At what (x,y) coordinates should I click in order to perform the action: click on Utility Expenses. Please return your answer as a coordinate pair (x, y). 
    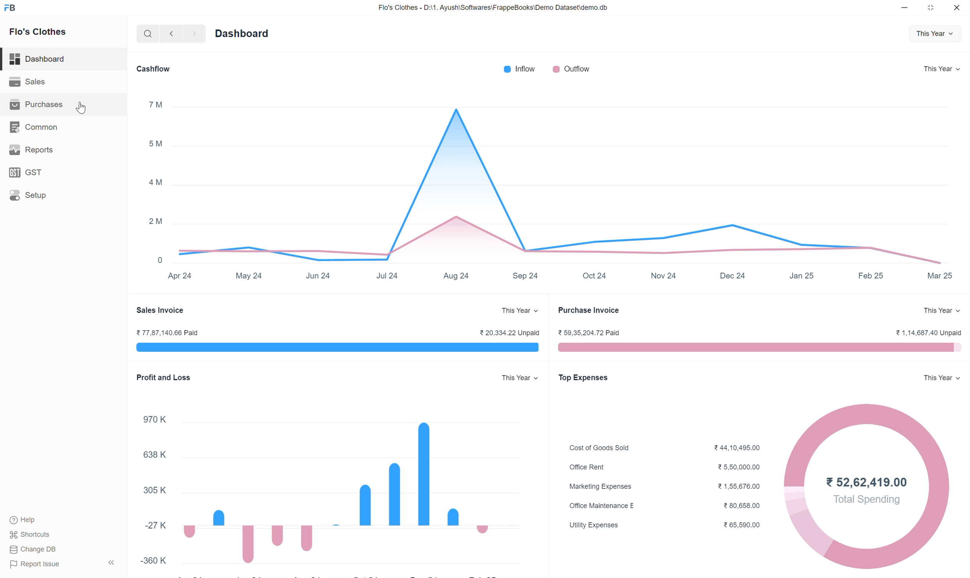
    Looking at the image, I should click on (594, 525).